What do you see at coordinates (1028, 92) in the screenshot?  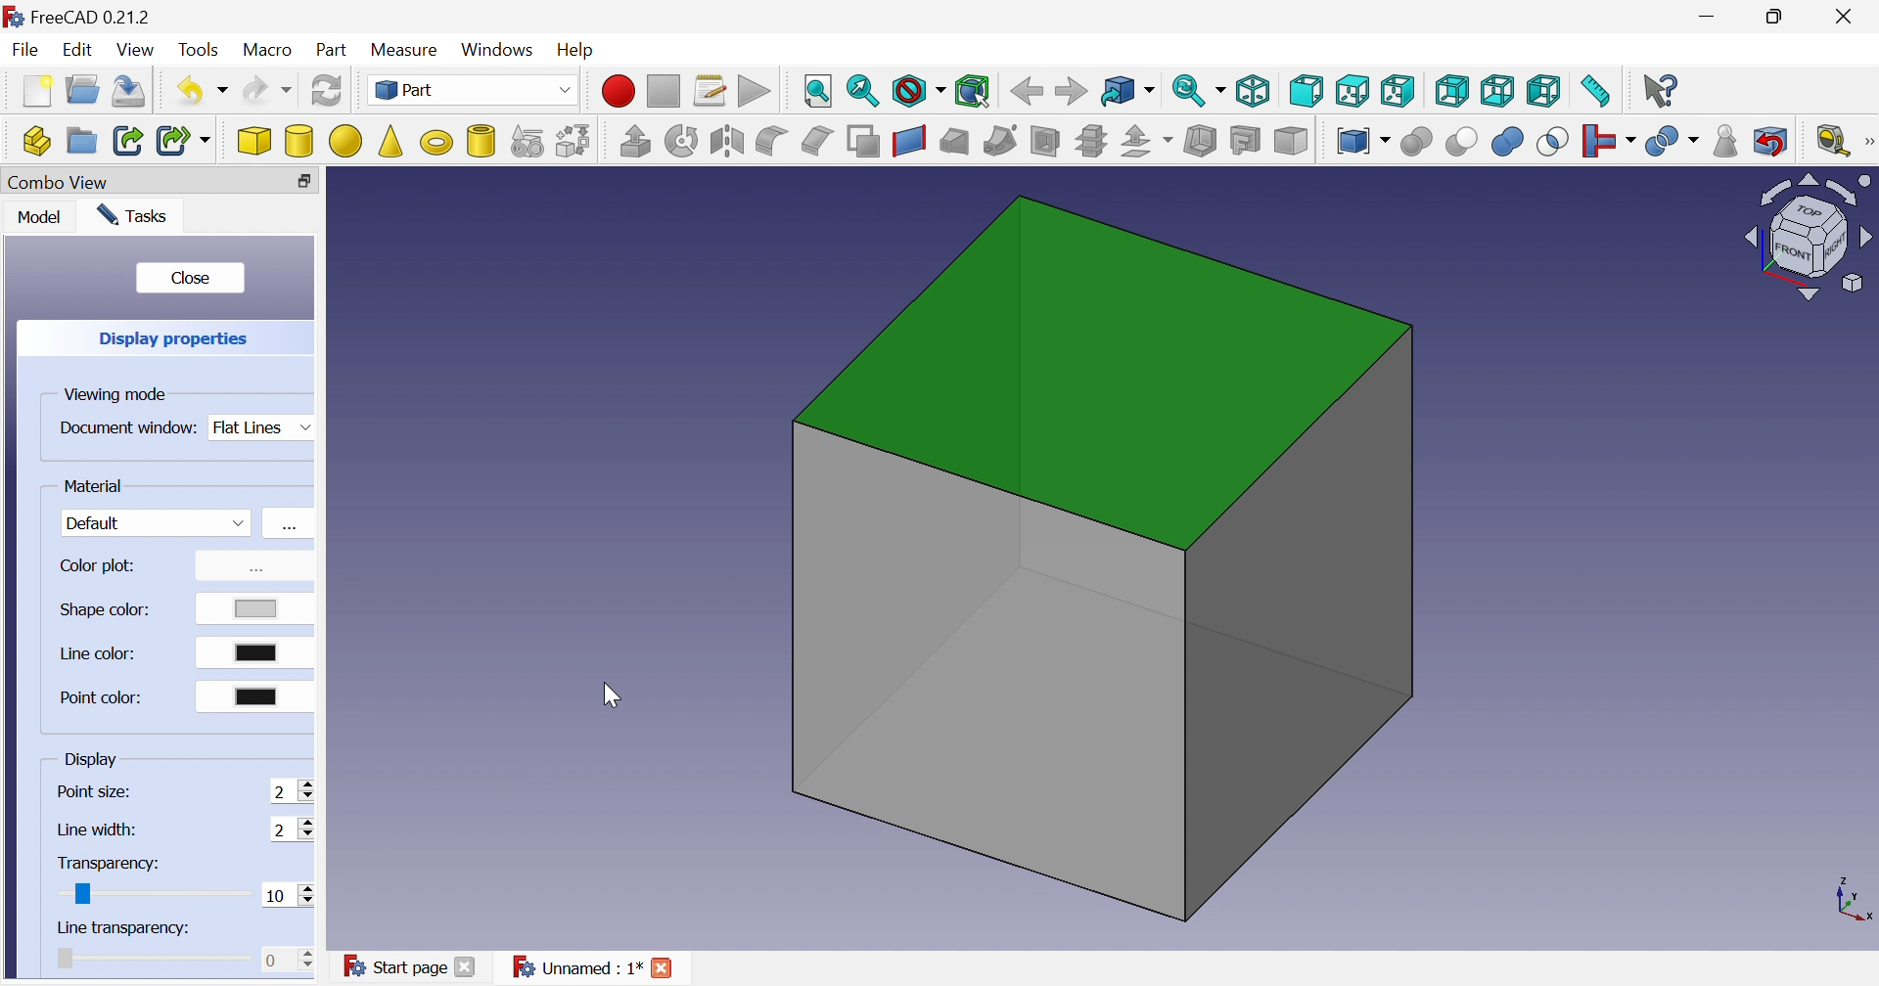 I see `Back` at bounding box center [1028, 92].